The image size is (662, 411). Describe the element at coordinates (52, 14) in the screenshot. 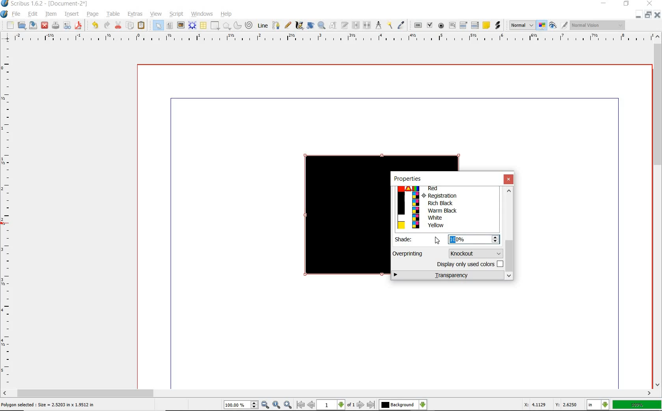

I see `item` at that location.